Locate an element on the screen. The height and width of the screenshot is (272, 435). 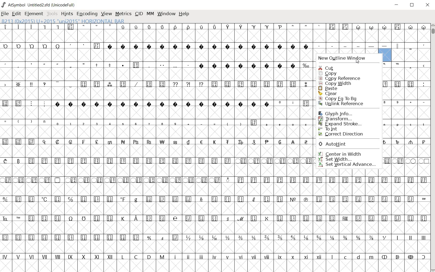
ENCODING is located at coordinates (87, 14).